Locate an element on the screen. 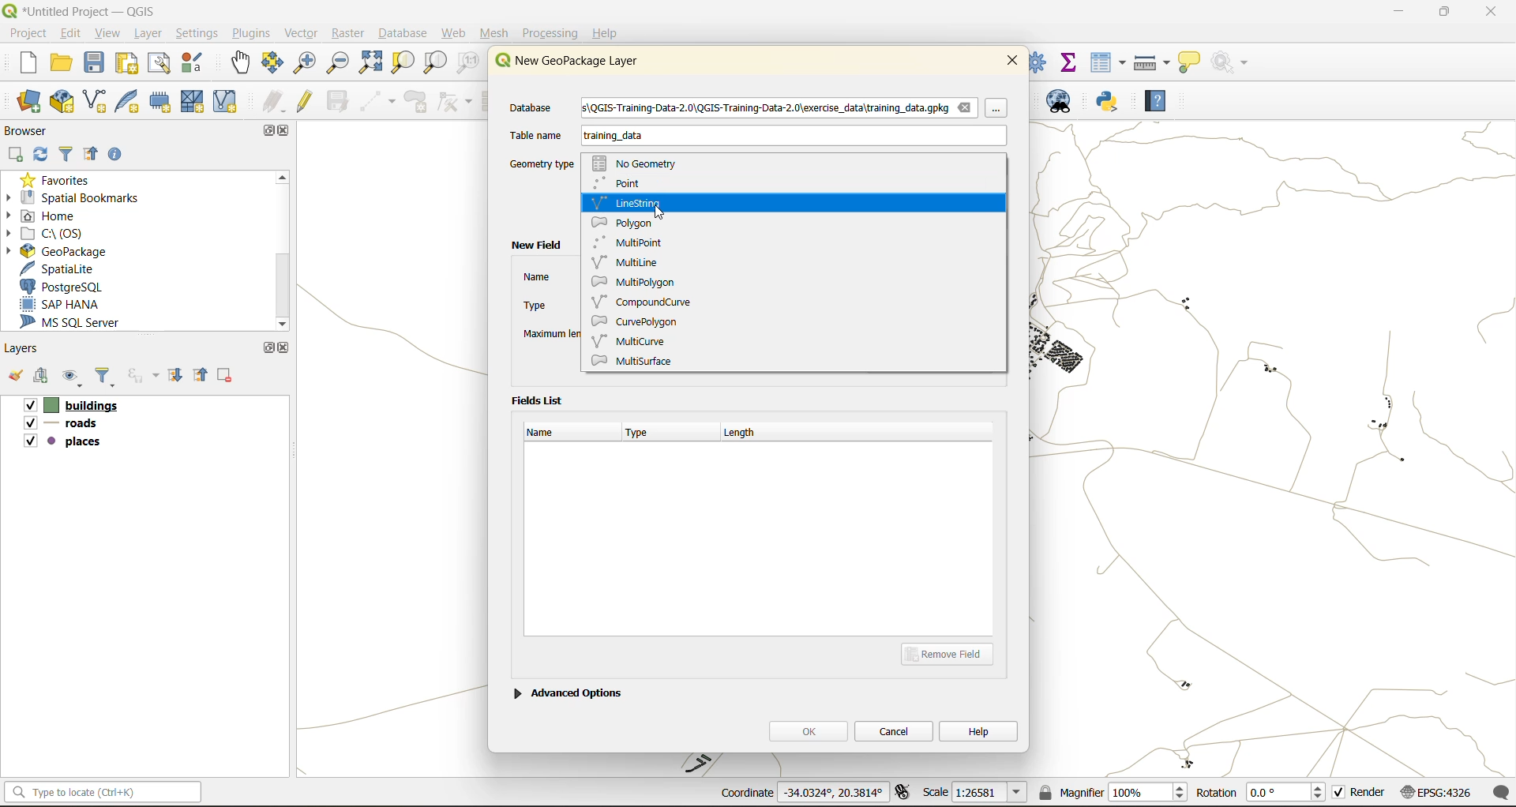 The width and height of the screenshot is (1516, 807). favorites is located at coordinates (59, 178).